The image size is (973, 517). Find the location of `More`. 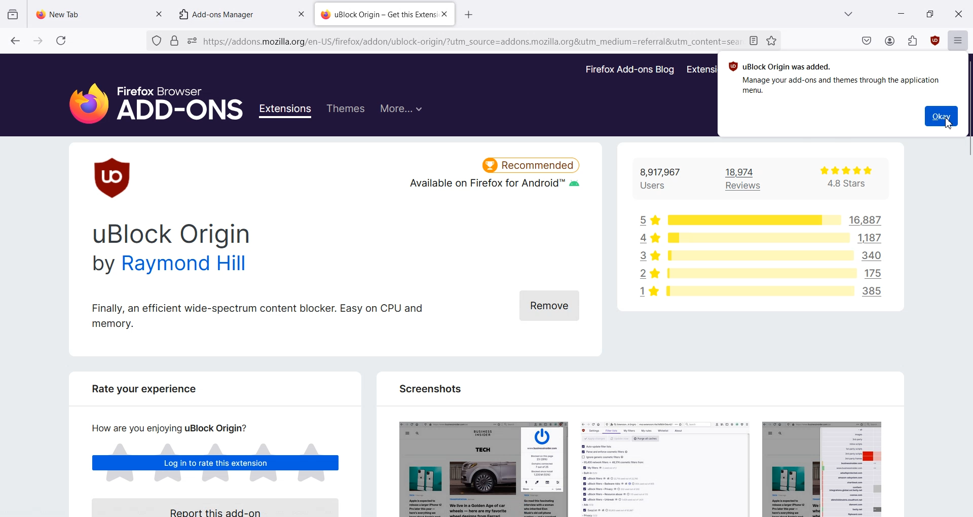

More is located at coordinates (401, 107).